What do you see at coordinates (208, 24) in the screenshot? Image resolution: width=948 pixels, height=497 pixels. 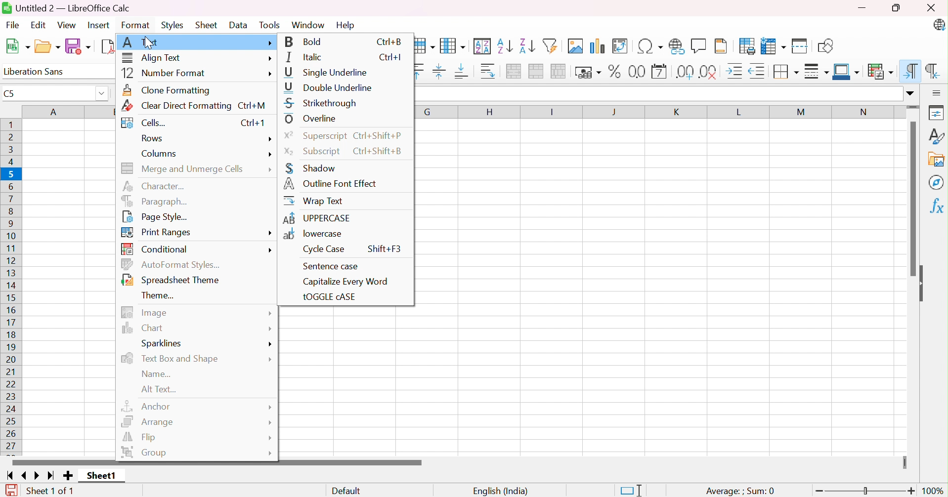 I see `Sheet` at bounding box center [208, 24].